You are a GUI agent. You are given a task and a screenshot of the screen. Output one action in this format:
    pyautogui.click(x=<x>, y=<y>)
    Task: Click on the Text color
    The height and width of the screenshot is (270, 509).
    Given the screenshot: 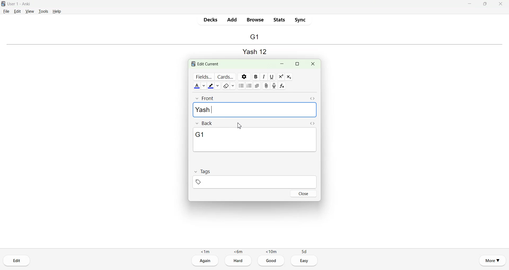 What is the action you would take?
    pyautogui.click(x=197, y=86)
    